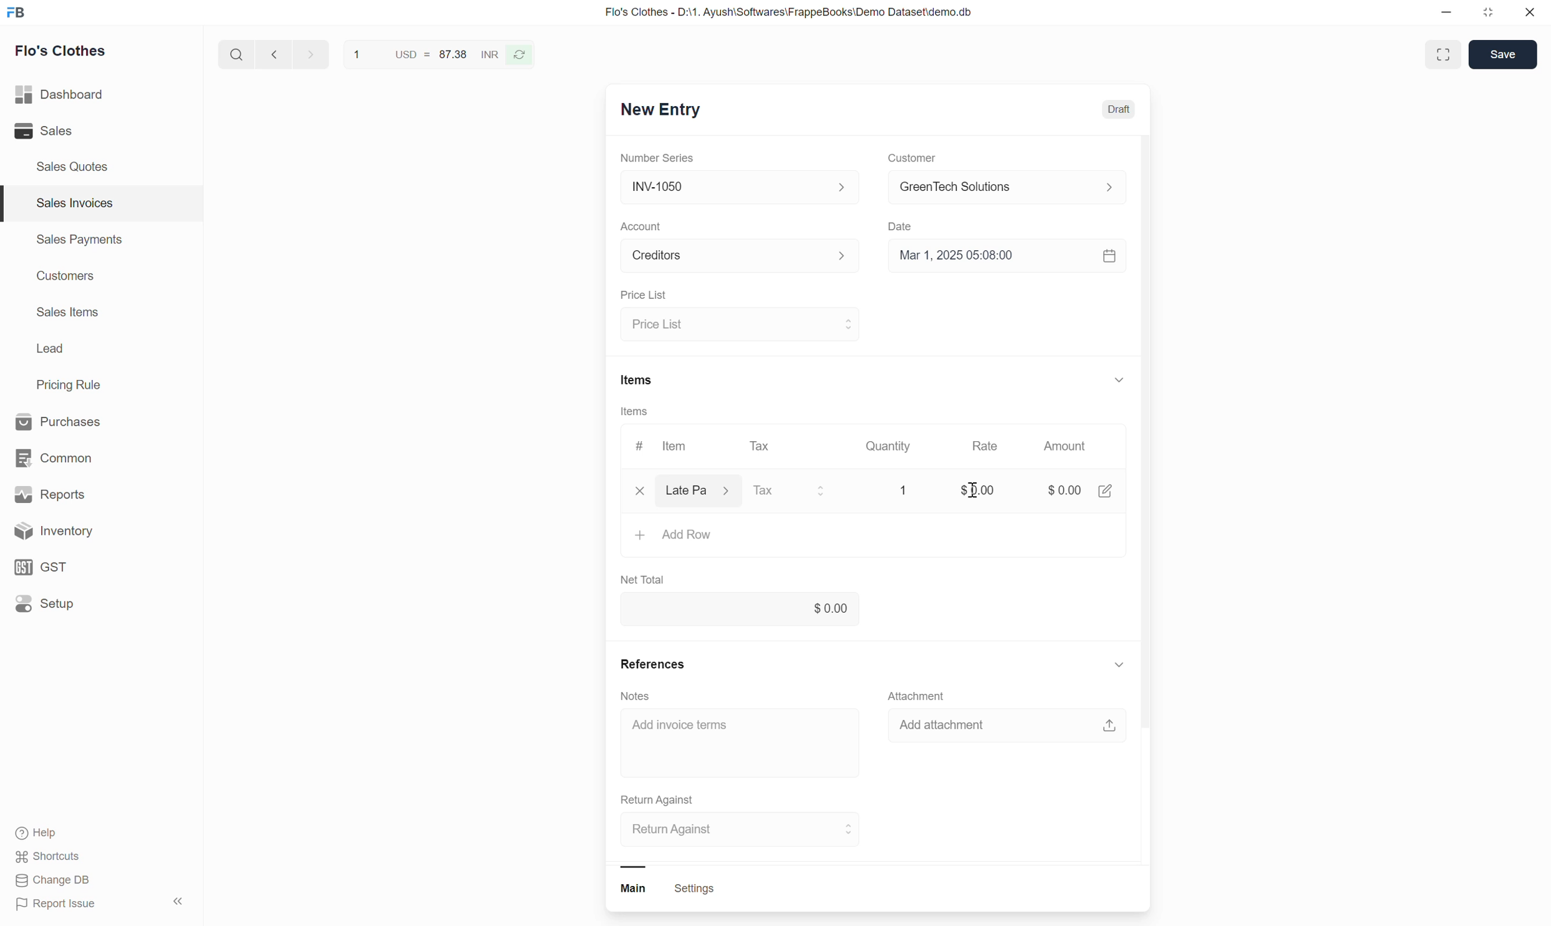 The image size is (1551, 926). Describe the element at coordinates (78, 420) in the screenshot. I see `Purchases ` at that location.